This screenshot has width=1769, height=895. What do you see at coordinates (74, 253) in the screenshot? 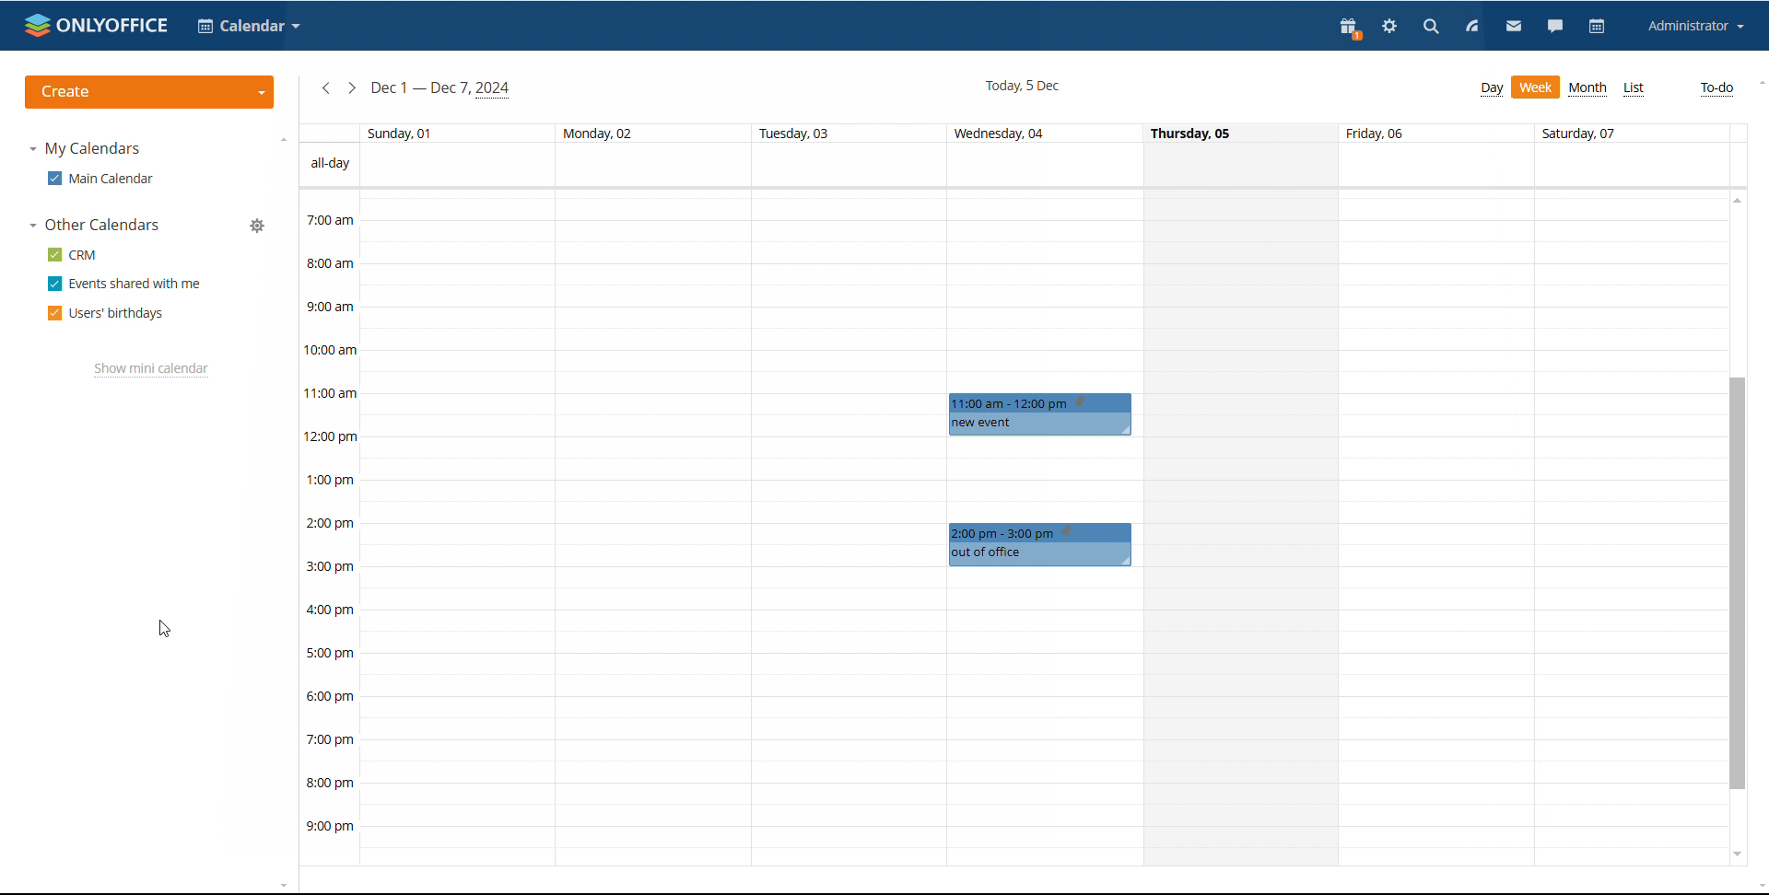
I see `crm` at bounding box center [74, 253].